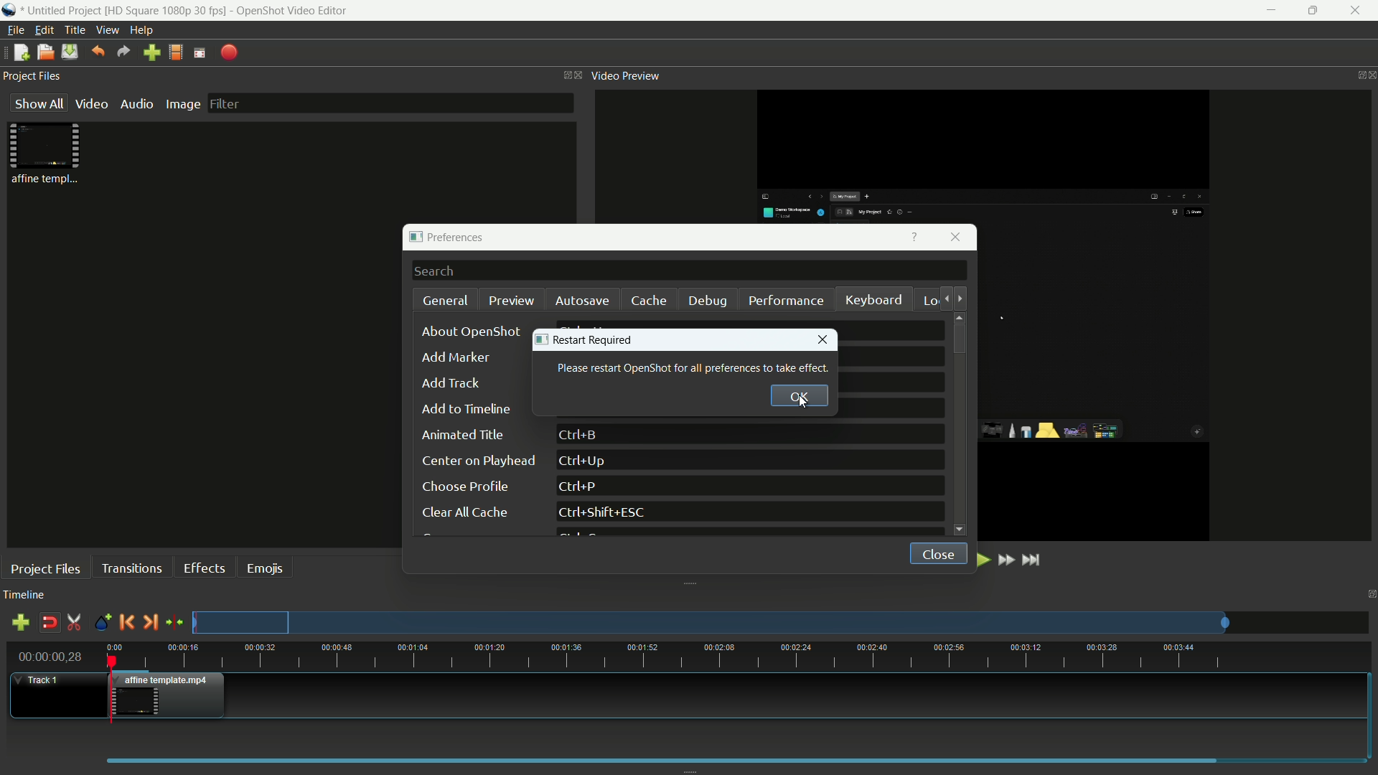 The width and height of the screenshot is (1378, 775). Describe the element at coordinates (586, 461) in the screenshot. I see `keyboard shortcut` at that location.